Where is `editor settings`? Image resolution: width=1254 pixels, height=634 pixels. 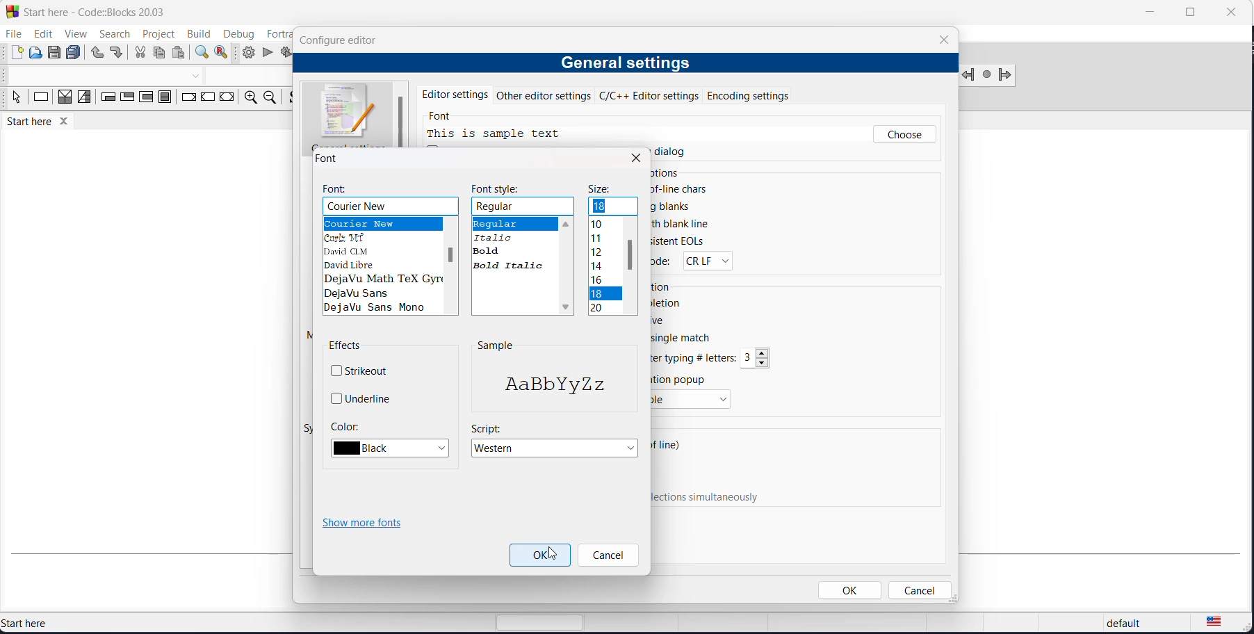 editor settings is located at coordinates (455, 93).